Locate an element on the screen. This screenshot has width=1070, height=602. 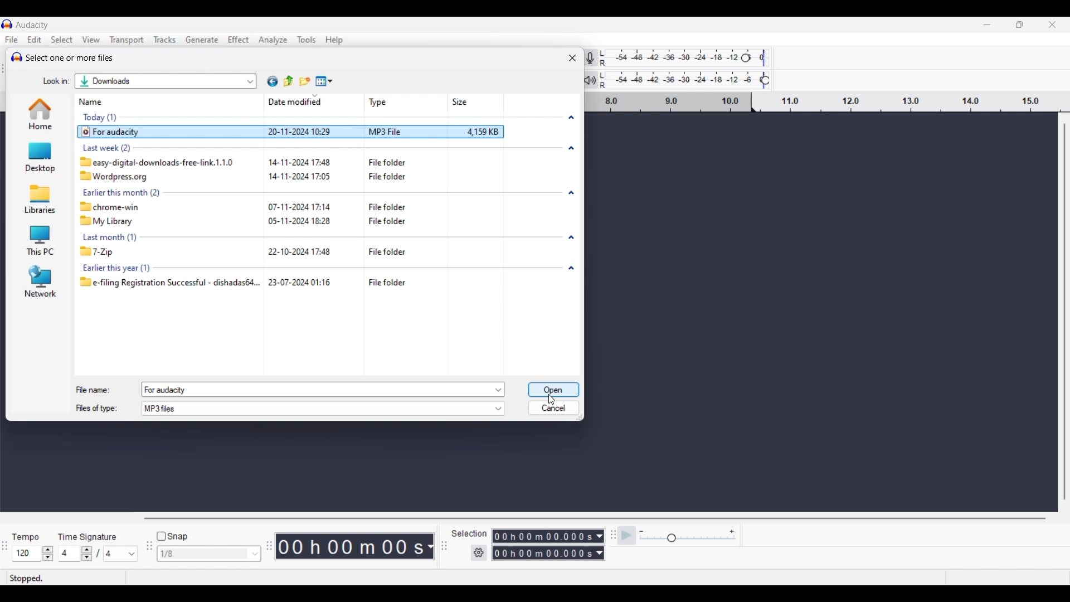
Size is located at coordinates (461, 100).